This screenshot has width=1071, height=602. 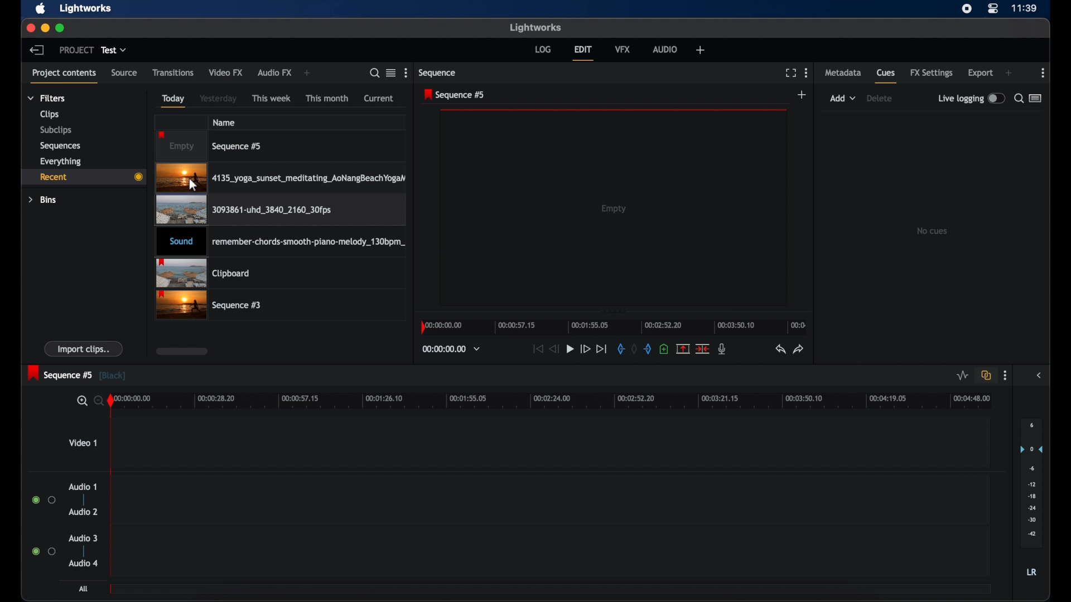 I want to click on search, so click(x=1018, y=99).